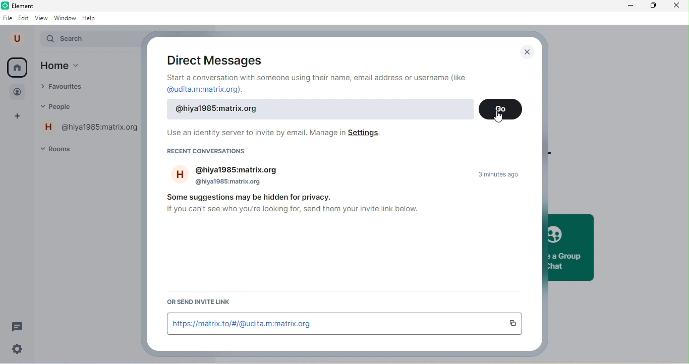 This screenshot has width=689, height=364. Describe the element at coordinates (527, 52) in the screenshot. I see `close` at that location.